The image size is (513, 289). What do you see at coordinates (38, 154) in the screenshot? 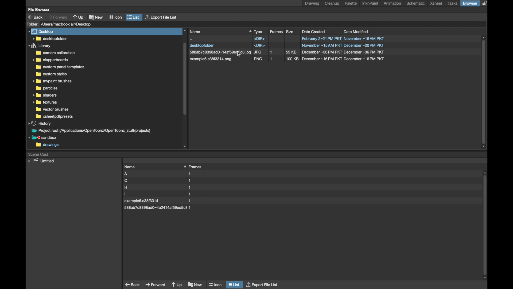
I see `scene cast` at bounding box center [38, 154].